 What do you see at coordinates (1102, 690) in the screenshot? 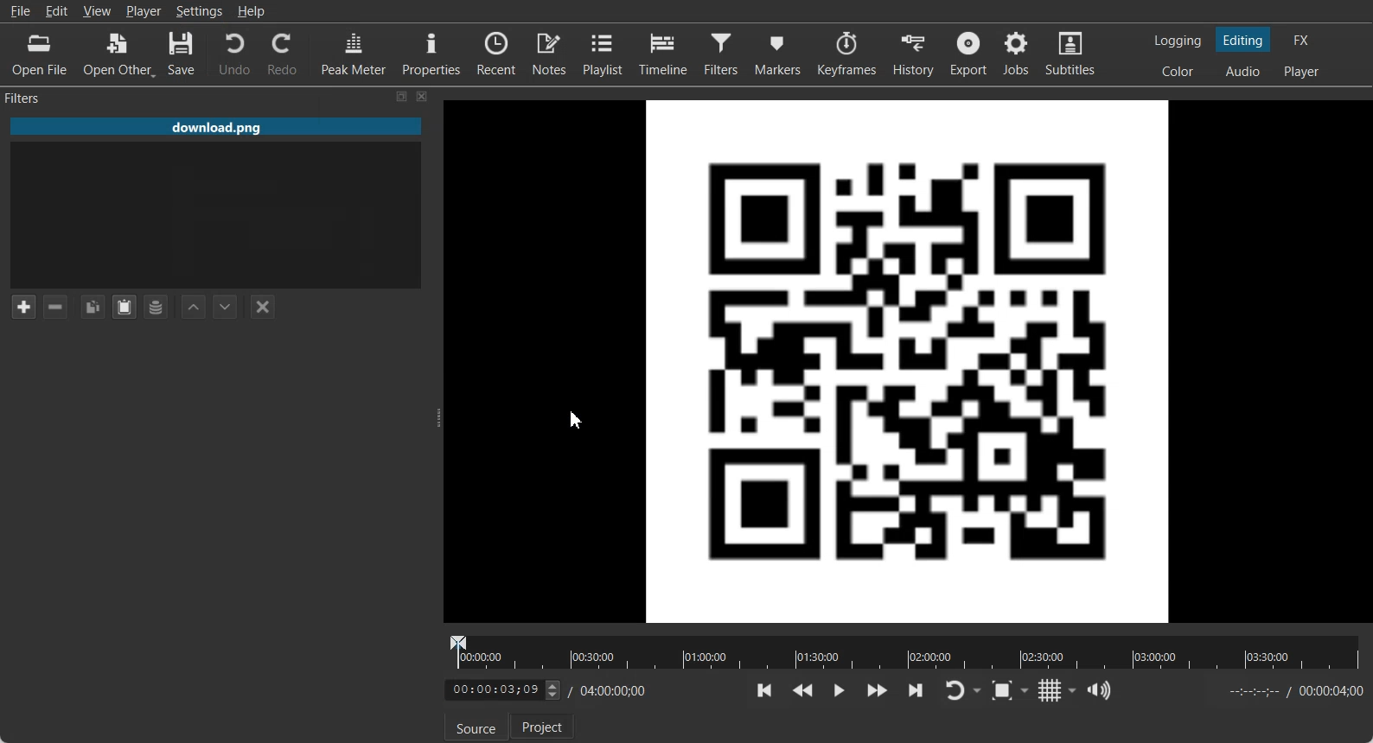
I see `Show the volume control` at bounding box center [1102, 690].